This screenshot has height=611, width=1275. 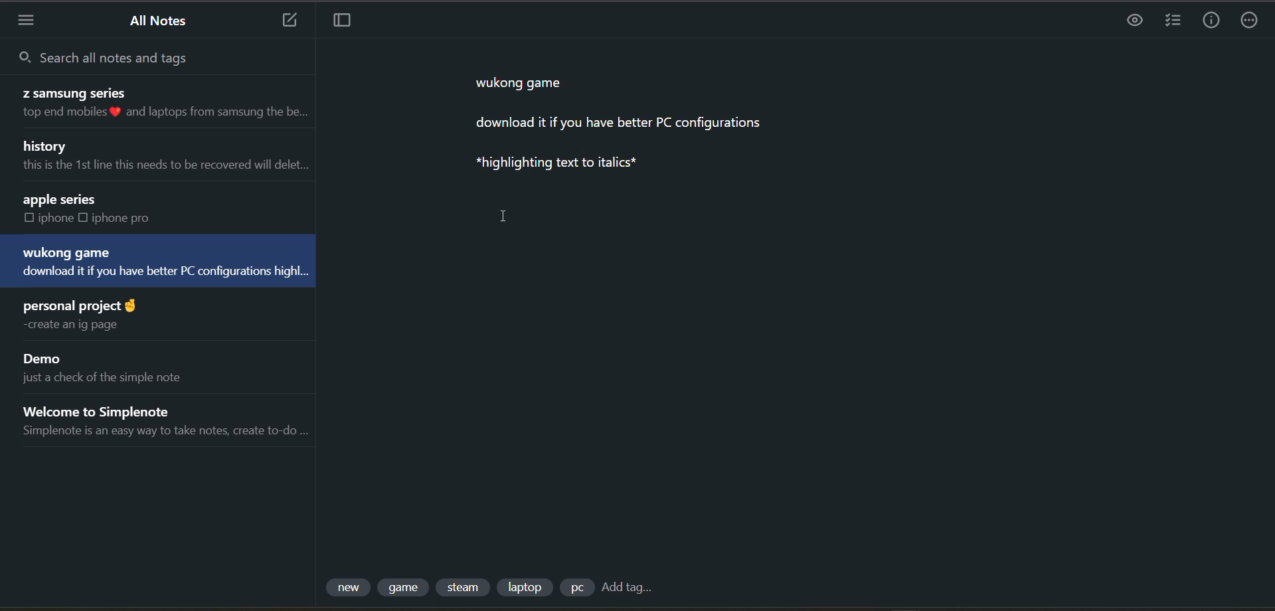 I want to click on tag 4, so click(x=529, y=586).